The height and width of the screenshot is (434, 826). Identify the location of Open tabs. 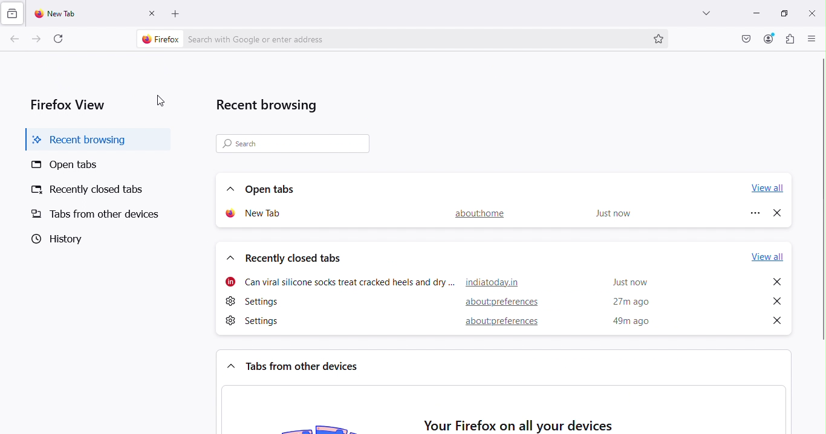
(257, 187).